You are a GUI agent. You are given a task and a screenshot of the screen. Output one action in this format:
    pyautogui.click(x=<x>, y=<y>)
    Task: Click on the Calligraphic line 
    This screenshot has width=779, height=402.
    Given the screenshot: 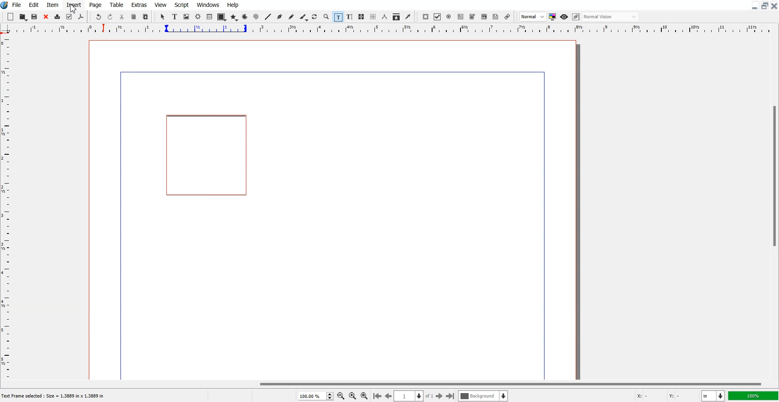 What is the action you would take?
    pyautogui.click(x=304, y=17)
    